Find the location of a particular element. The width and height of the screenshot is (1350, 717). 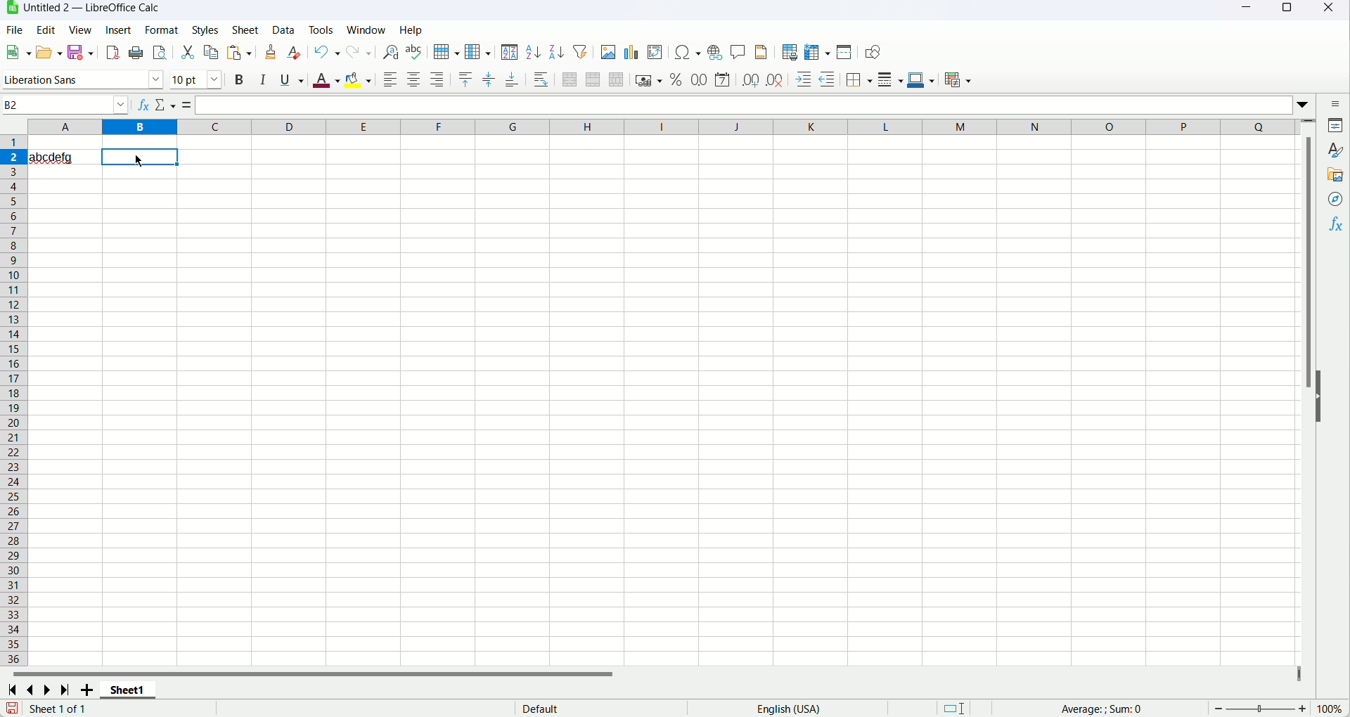

align right is located at coordinates (437, 79).